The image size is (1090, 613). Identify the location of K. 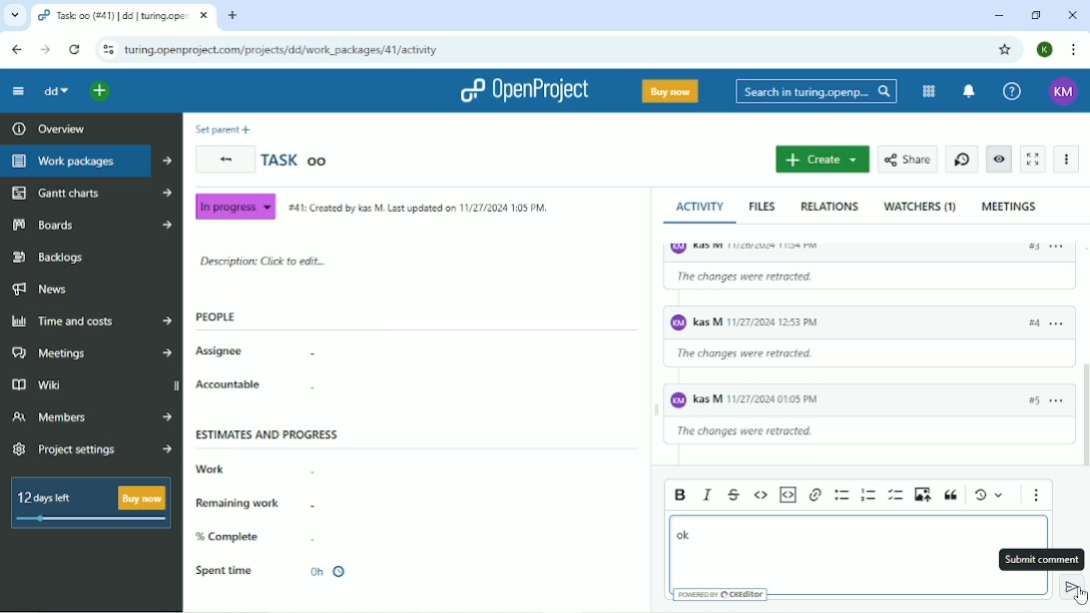
(1045, 49).